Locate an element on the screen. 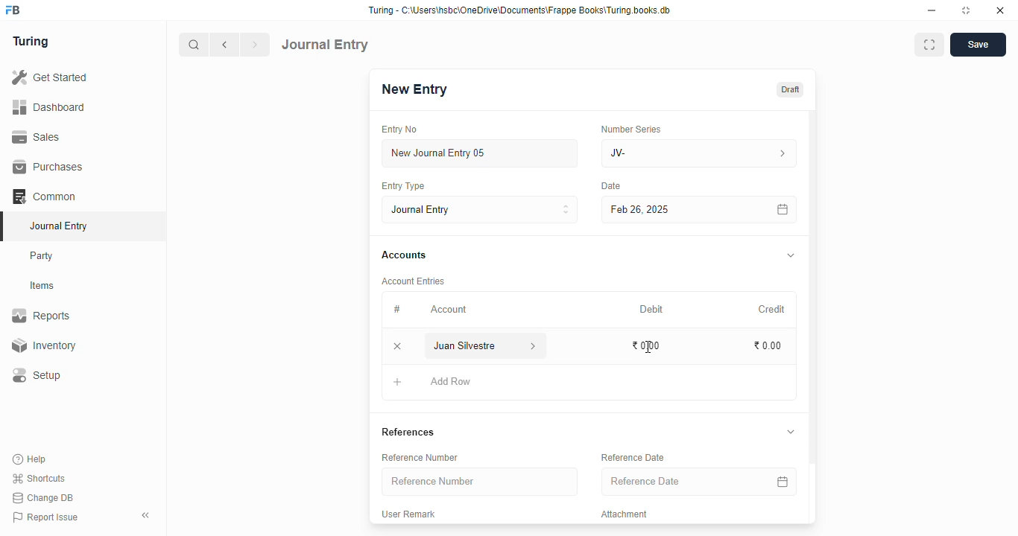 This screenshot has height=536, width=1018. new entry is located at coordinates (414, 89).